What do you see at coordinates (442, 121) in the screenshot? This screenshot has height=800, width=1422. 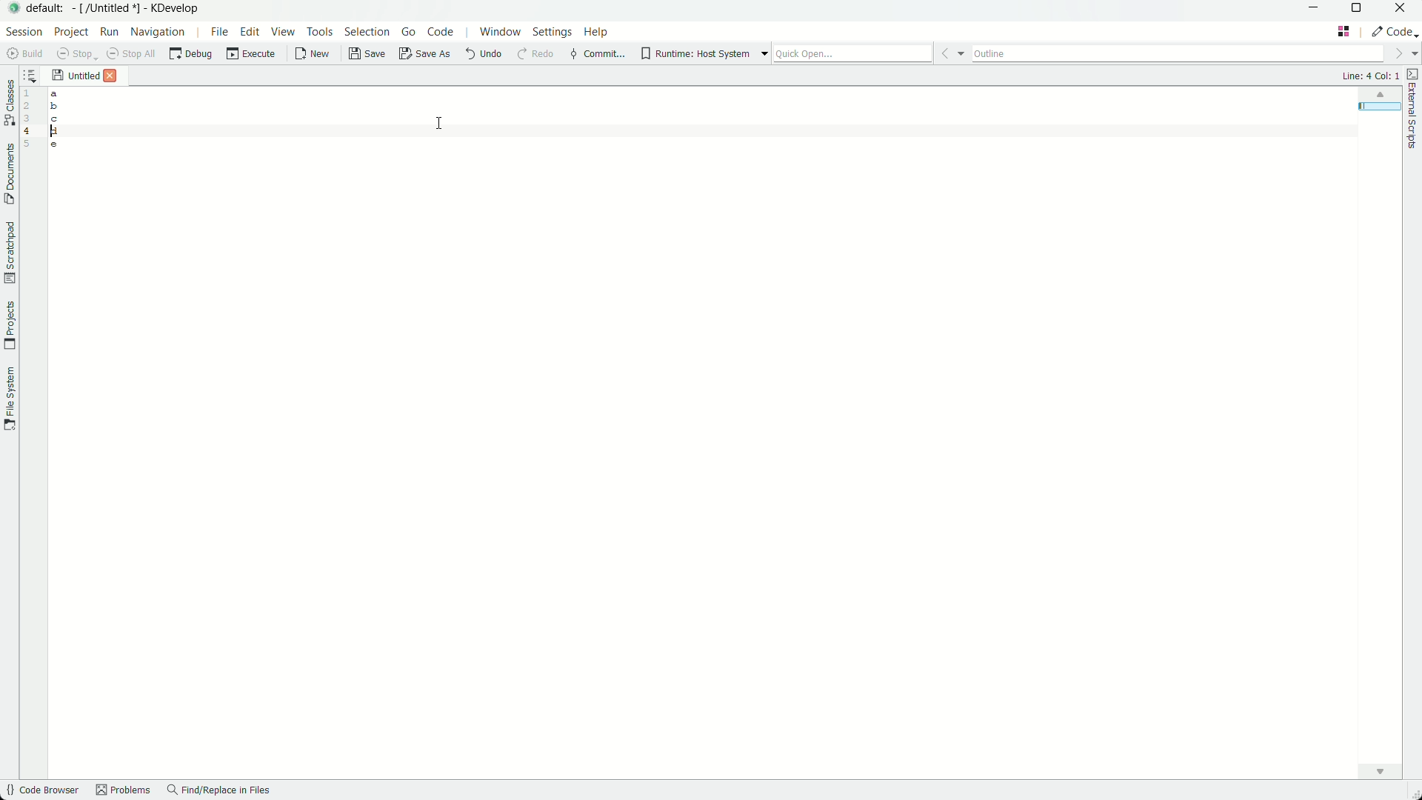 I see `cursor` at bounding box center [442, 121].